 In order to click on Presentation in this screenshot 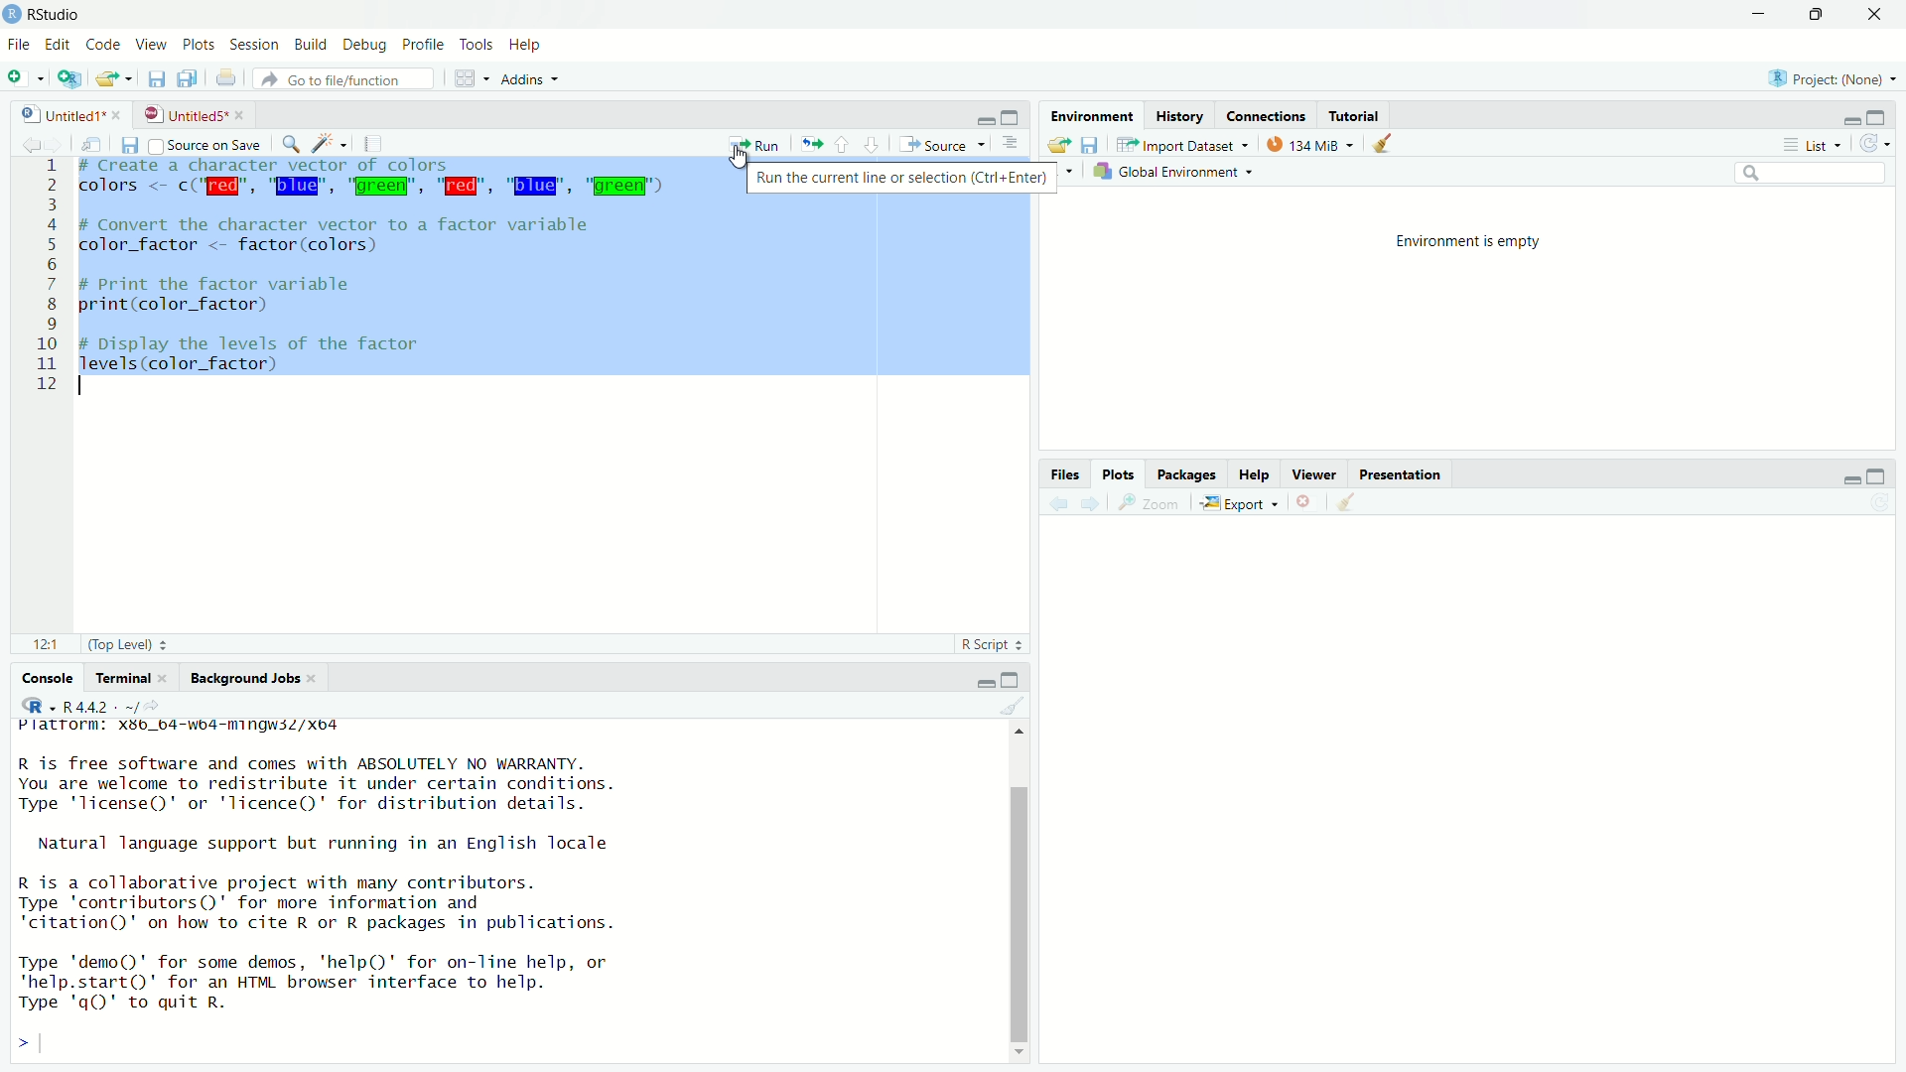, I will do `click(1402, 472)`.